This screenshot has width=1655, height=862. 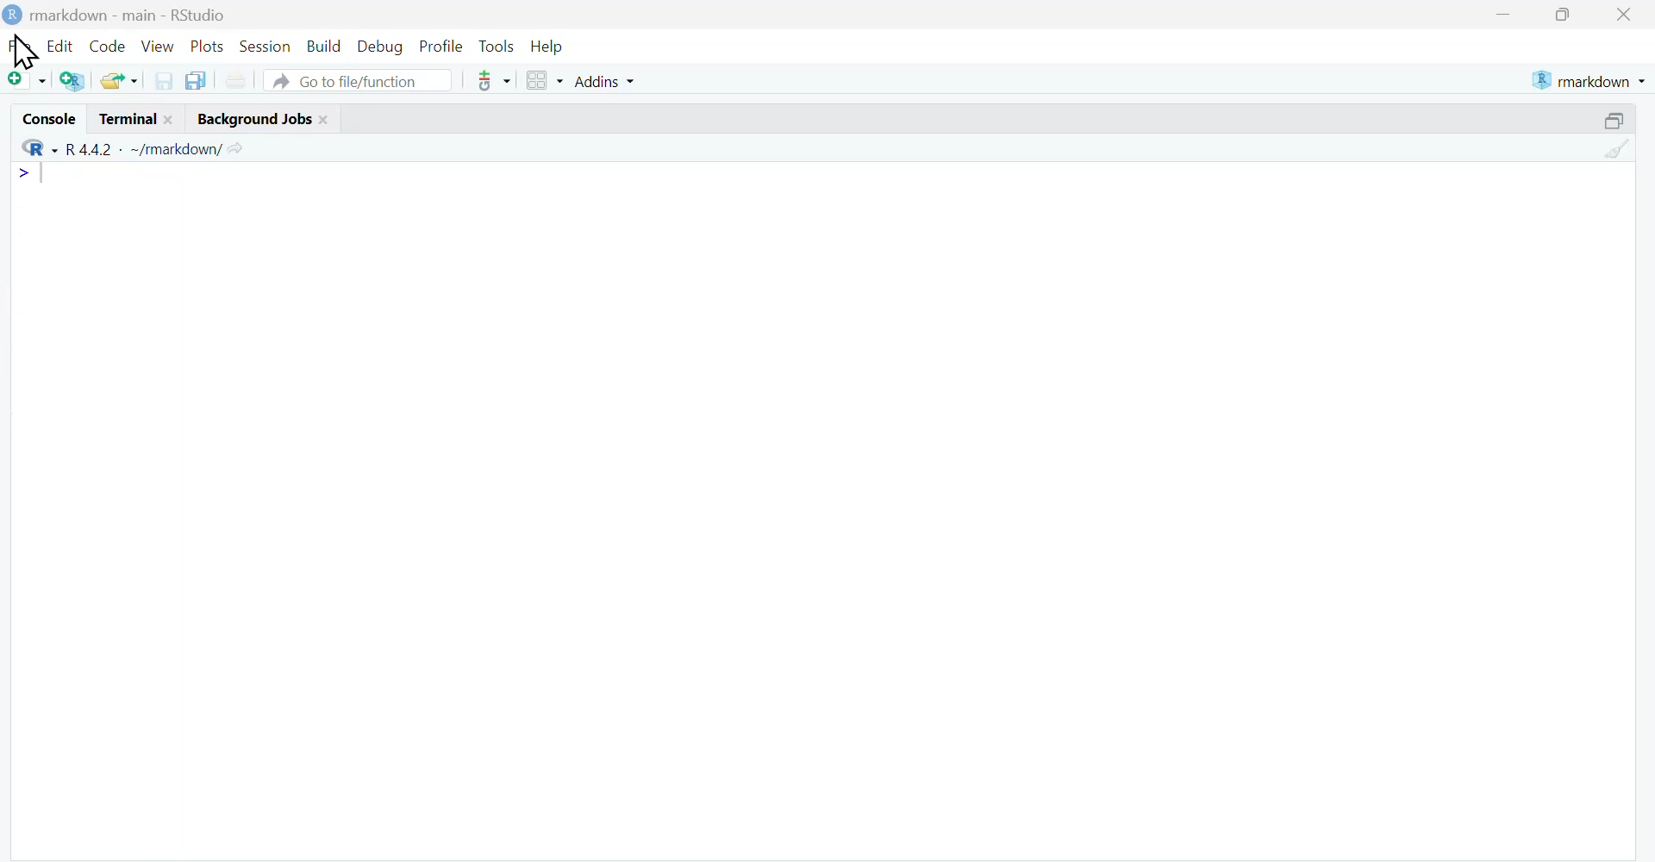 What do you see at coordinates (72, 79) in the screenshot?
I see `Create a project` at bounding box center [72, 79].